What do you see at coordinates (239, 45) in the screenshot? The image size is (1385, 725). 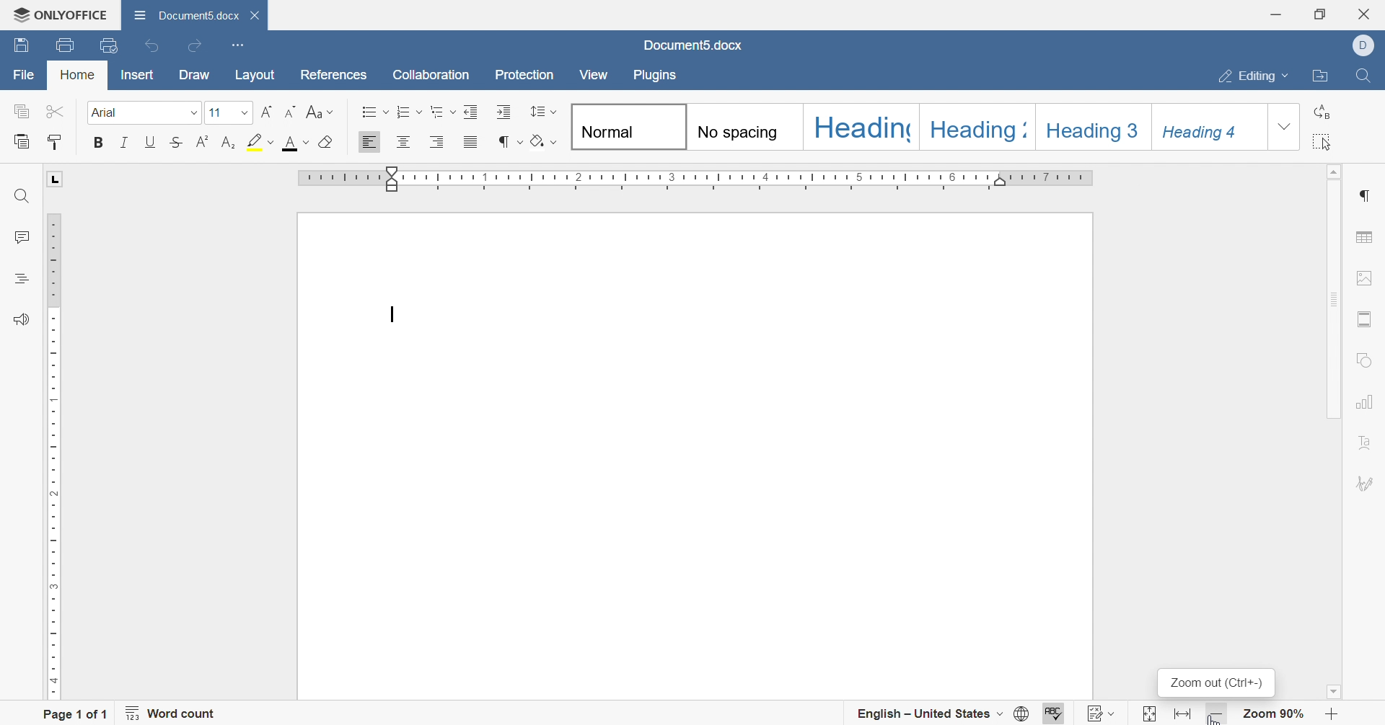 I see `customize quick access toolbar` at bounding box center [239, 45].